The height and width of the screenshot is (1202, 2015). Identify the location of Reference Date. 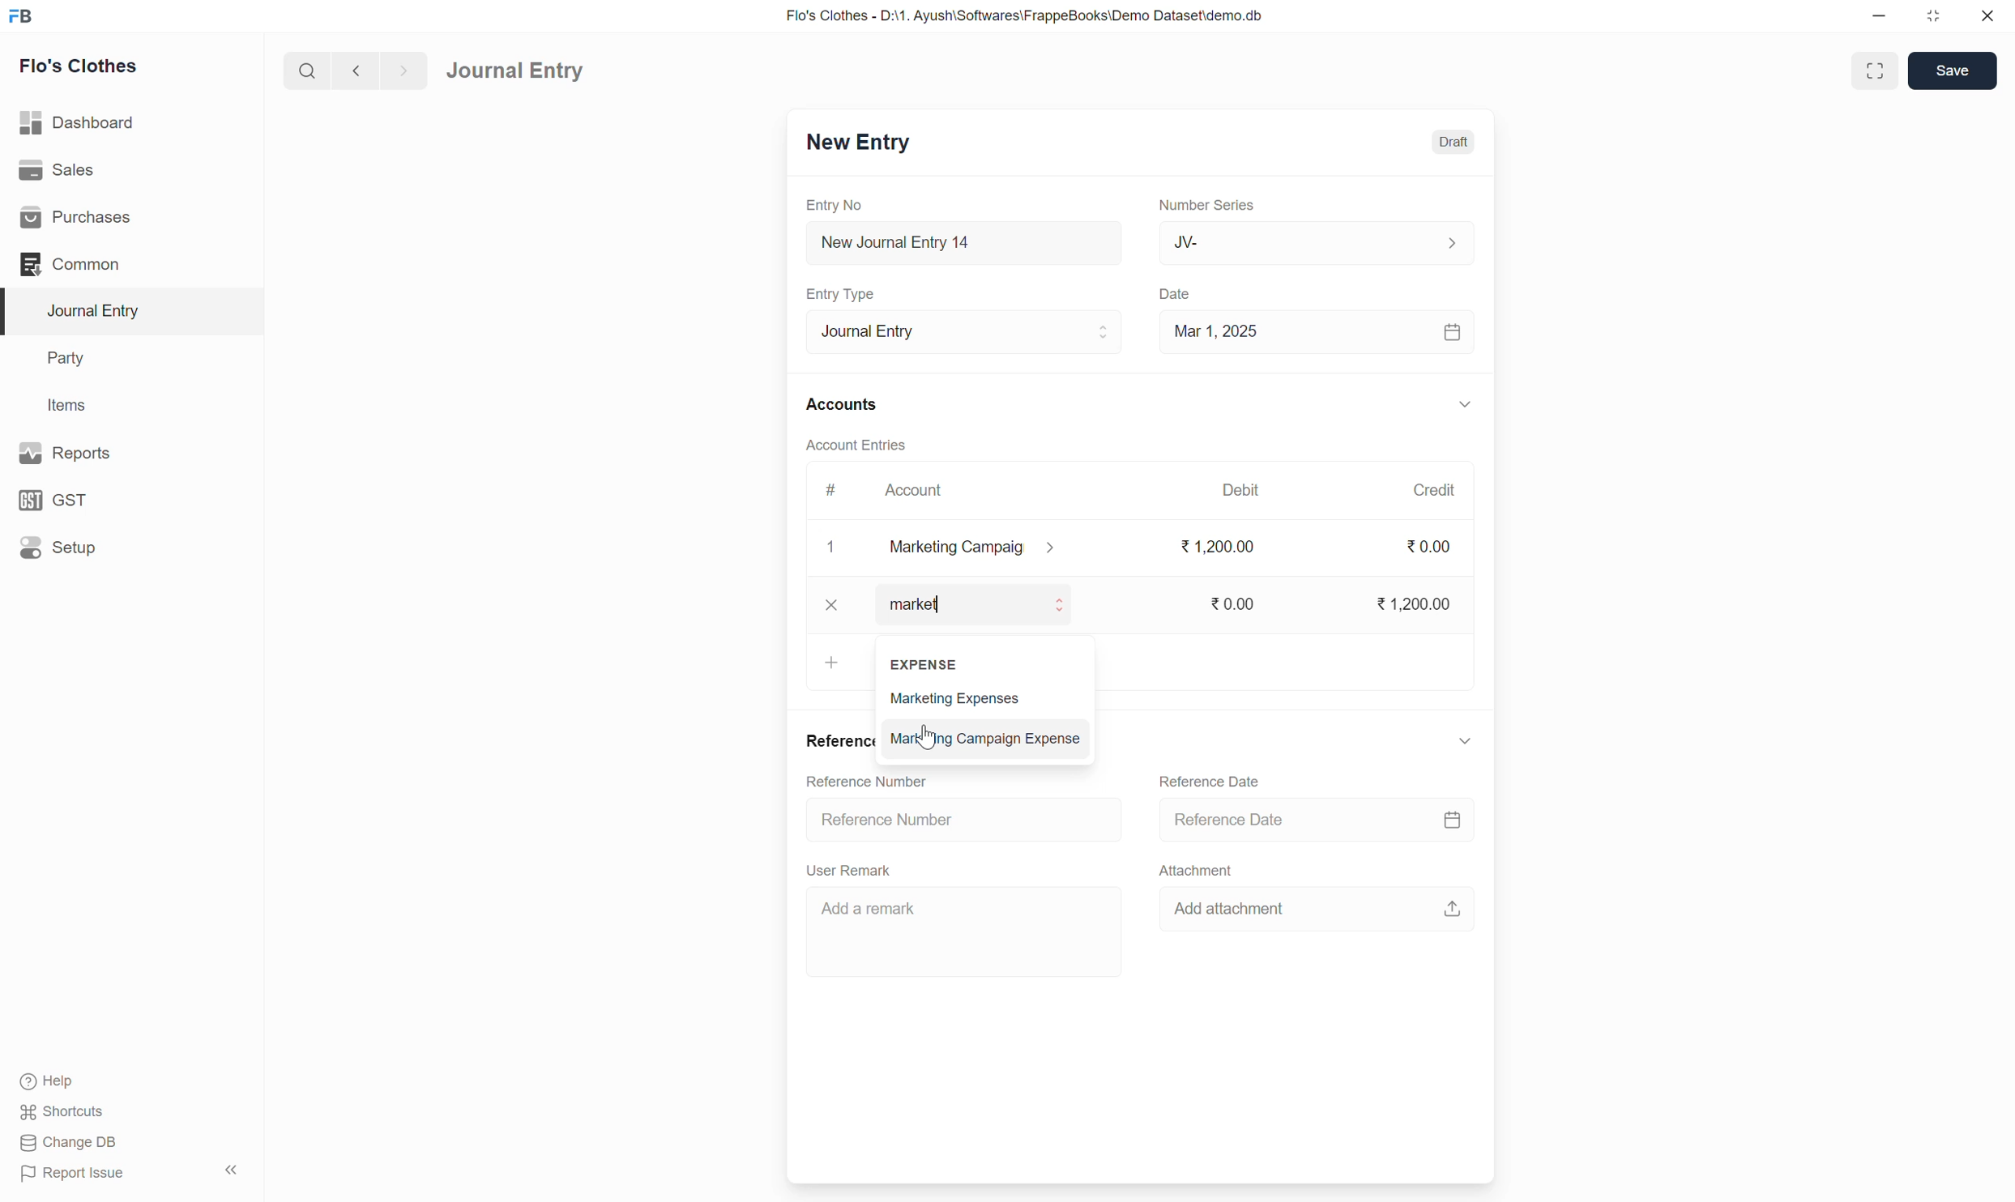
(1213, 783).